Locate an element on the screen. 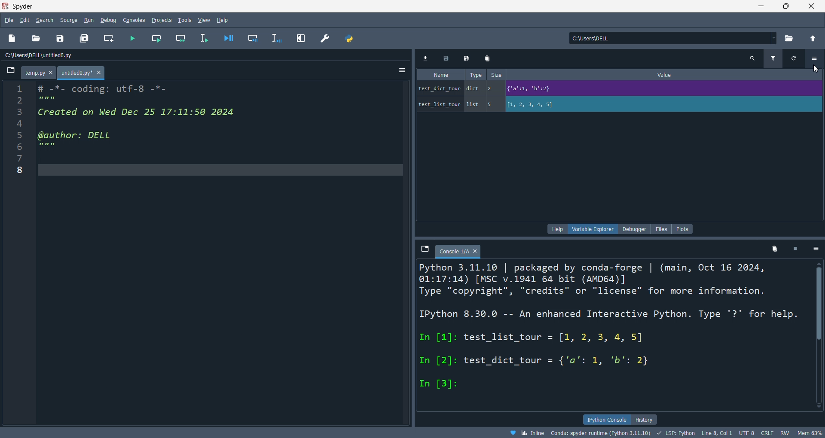 This screenshot has width=825, height=438. test_list_tour is located at coordinates (619, 104).